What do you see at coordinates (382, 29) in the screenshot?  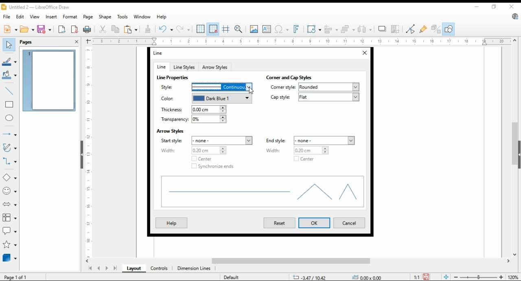 I see `shadow` at bounding box center [382, 29].